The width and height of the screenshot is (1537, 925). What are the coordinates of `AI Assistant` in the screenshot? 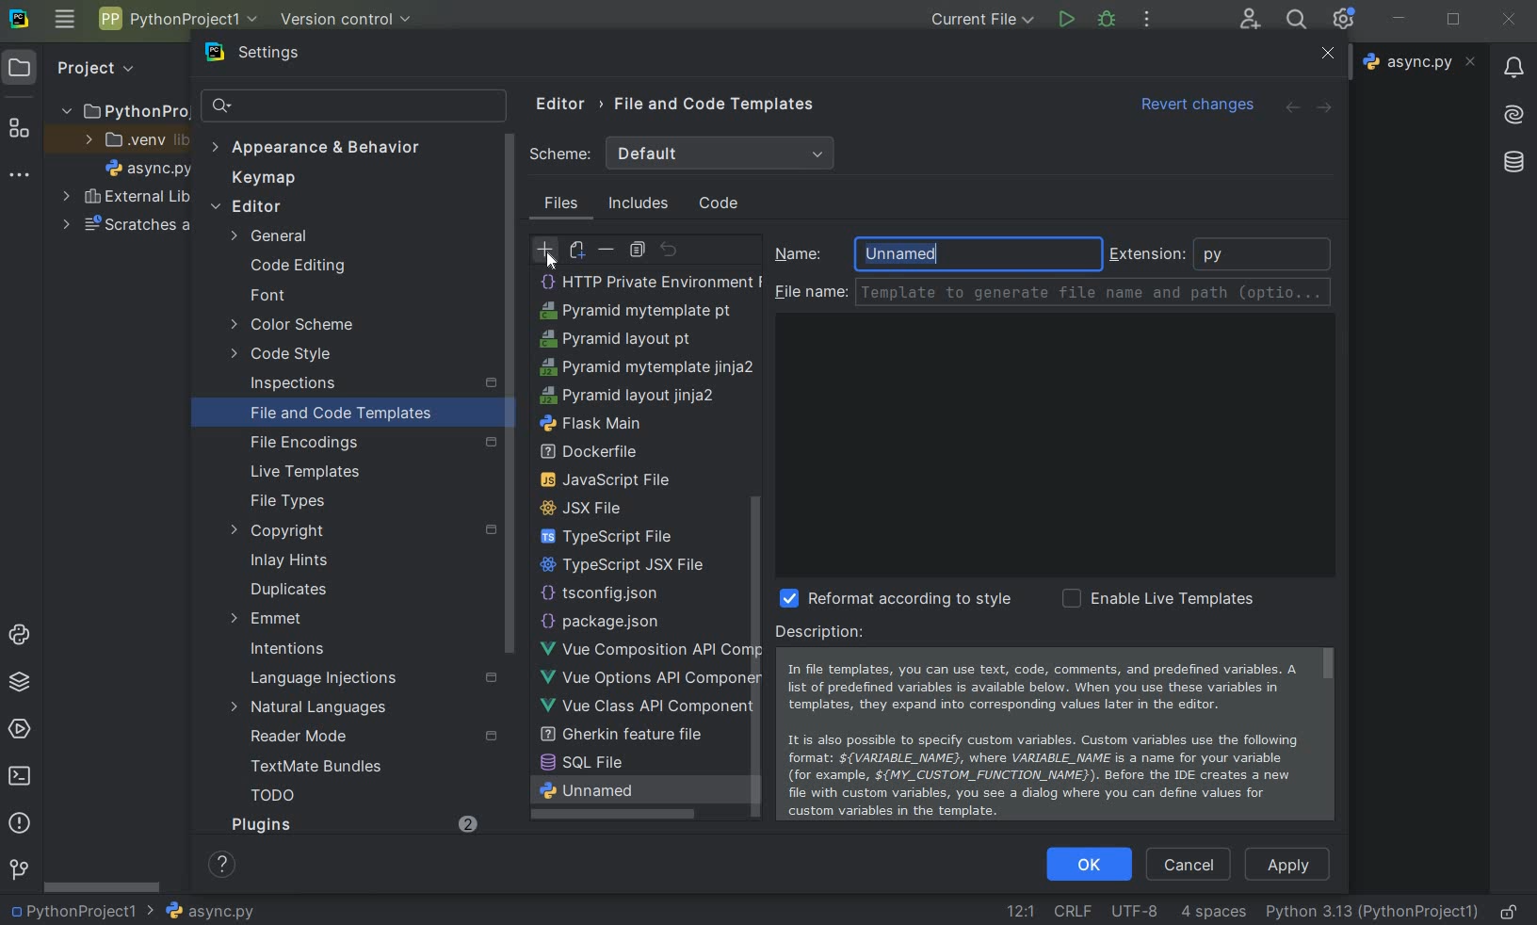 It's located at (1509, 111).